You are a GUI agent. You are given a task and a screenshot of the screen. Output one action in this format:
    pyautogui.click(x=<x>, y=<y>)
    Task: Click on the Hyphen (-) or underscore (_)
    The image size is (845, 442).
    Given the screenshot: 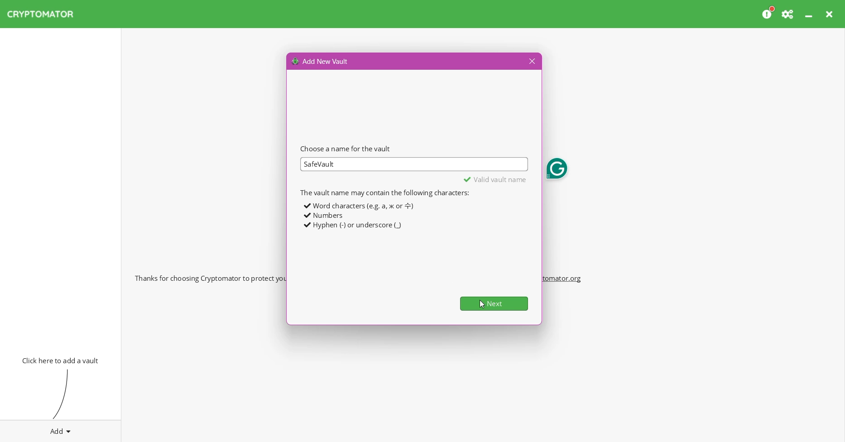 What is the action you would take?
    pyautogui.click(x=353, y=226)
    